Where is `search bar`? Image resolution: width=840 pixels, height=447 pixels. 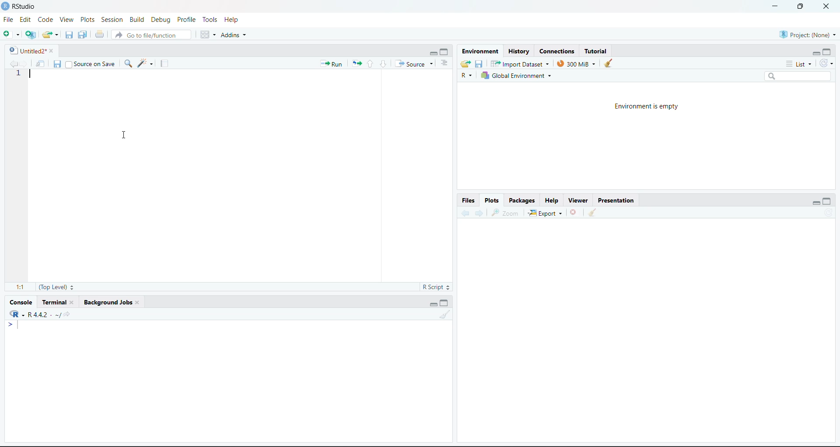
search bar is located at coordinates (797, 76).